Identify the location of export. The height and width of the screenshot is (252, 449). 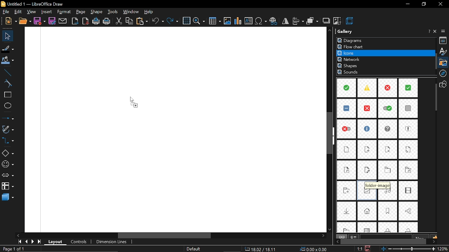
(75, 21).